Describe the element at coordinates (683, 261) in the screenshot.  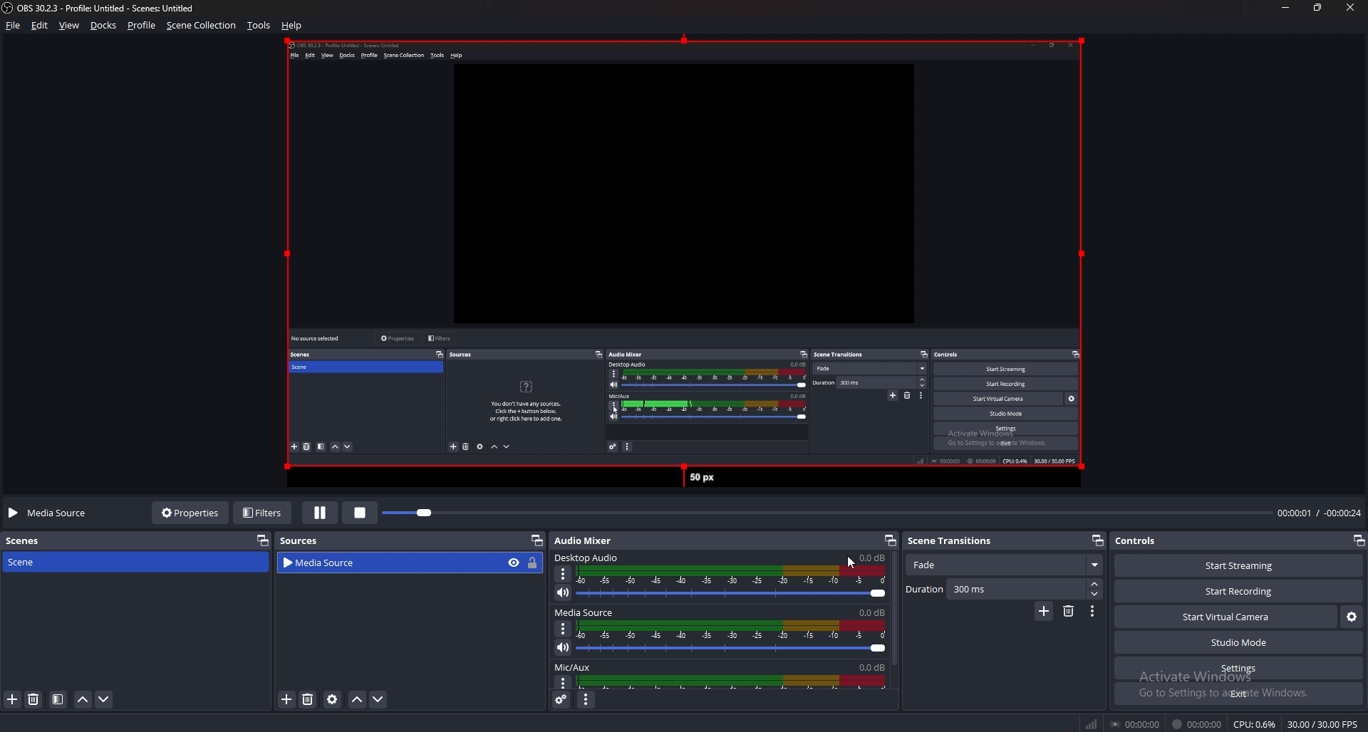
I see `video` at that location.